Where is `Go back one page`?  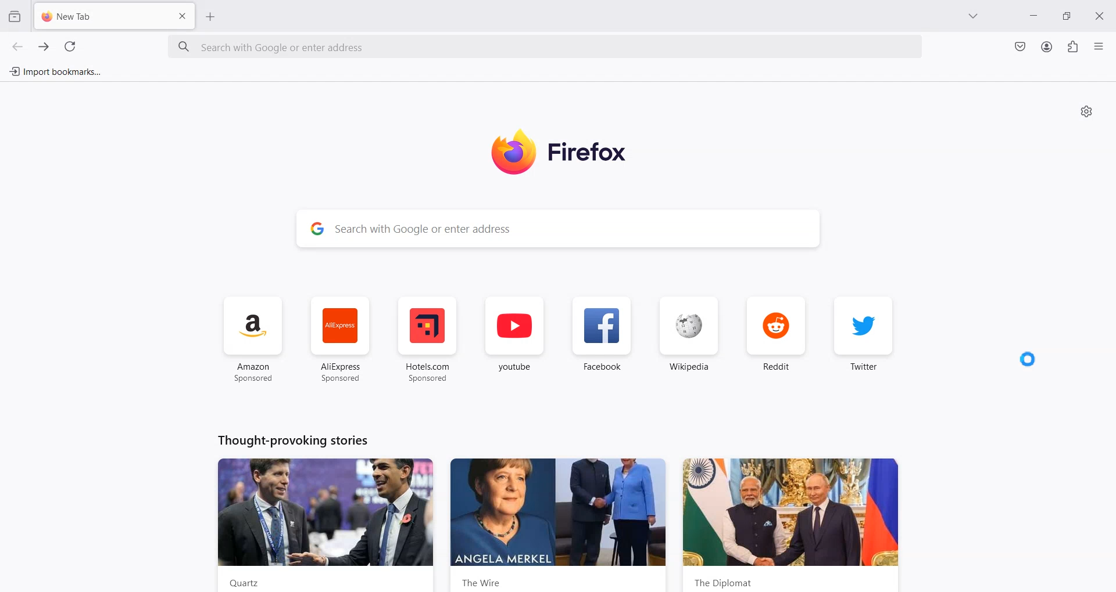
Go back one page is located at coordinates (17, 46).